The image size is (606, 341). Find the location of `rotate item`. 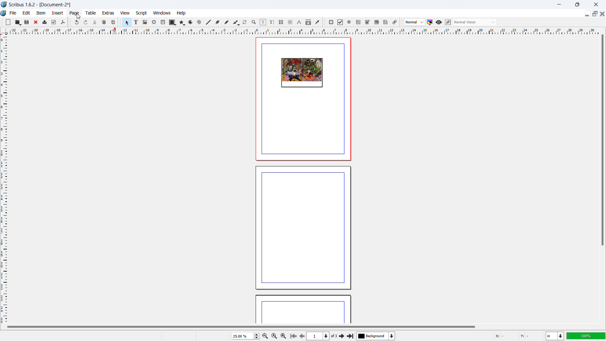

rotate item is located at coordinates (245, 22).